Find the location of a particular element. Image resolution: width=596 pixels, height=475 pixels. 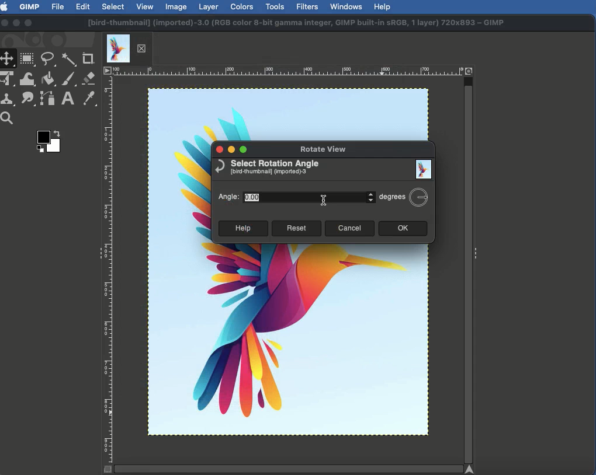

Maximize is located at coordinates (28, 24).